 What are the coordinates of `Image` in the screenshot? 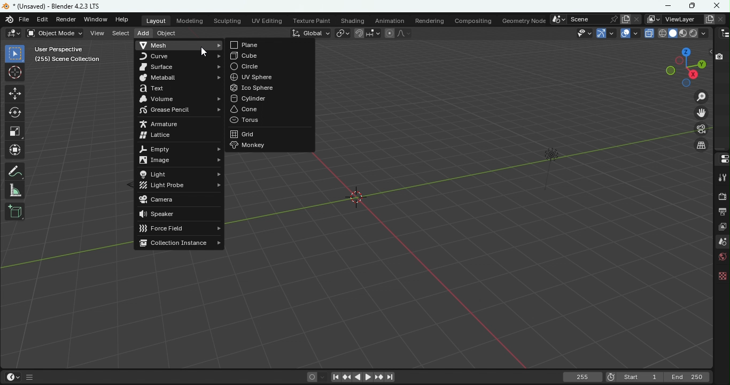 It's located at (181, 161).